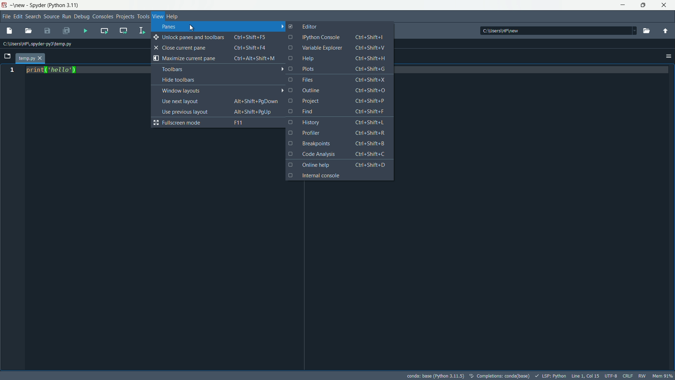  What do you see at coordinates (222, 80) in the screenshot?
I see `hide toolbars` at bounding box center [222, 80].